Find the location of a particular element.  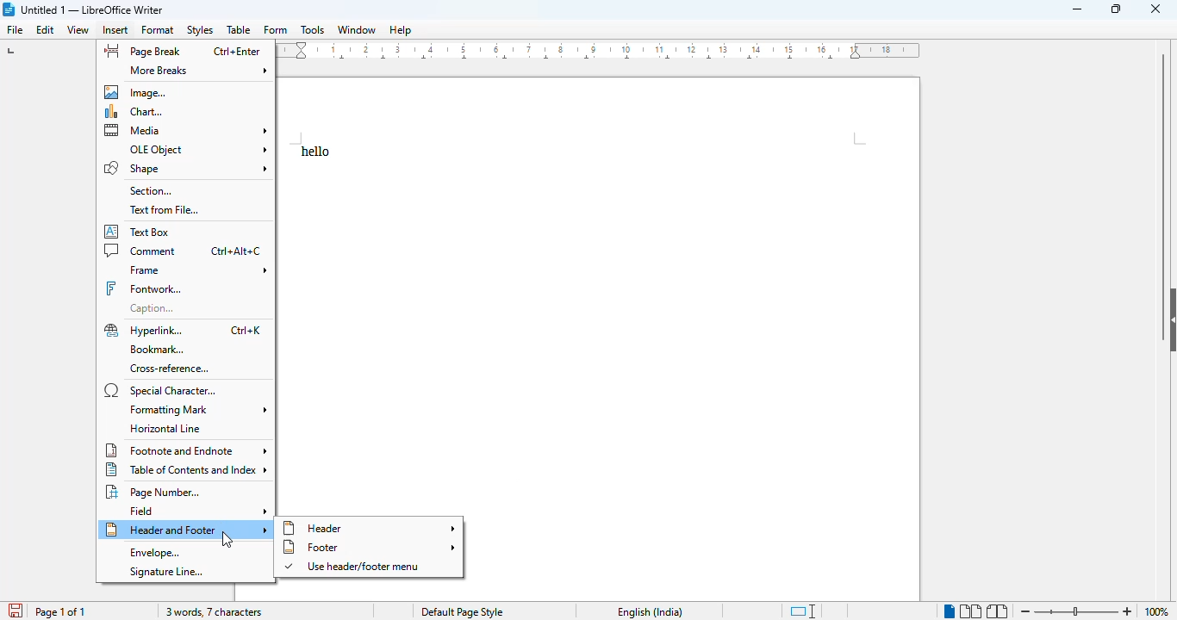

page break is located at coordinates (143, 51).